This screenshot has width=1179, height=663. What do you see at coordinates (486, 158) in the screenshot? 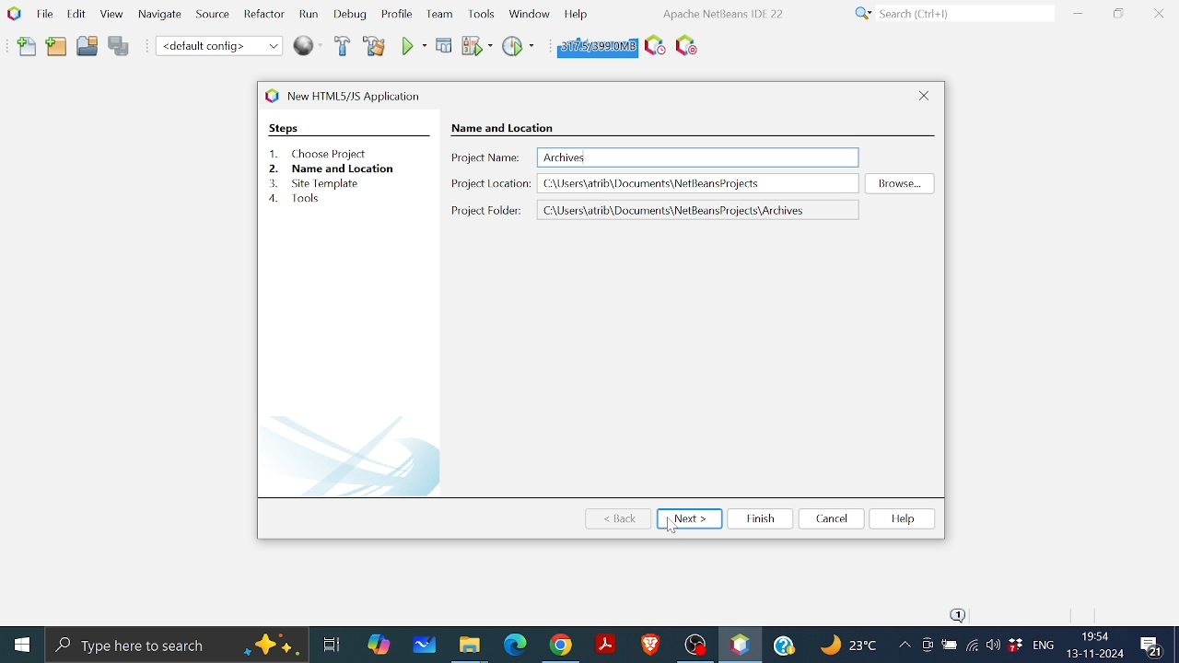
I see `Project Name:` at bounding box center [486, 158].